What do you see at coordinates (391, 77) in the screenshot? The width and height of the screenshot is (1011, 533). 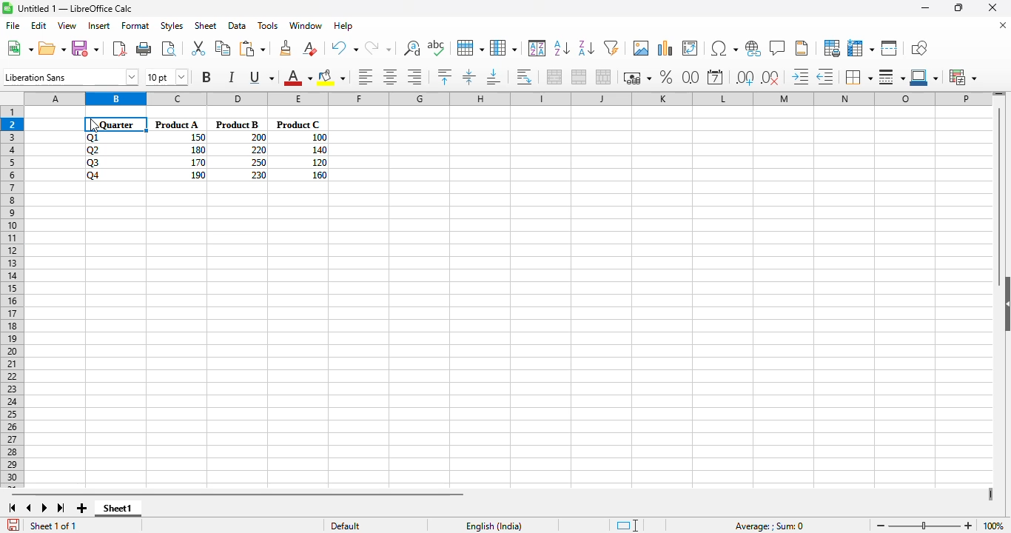 I see `align center` at bounding box center [391, 77].